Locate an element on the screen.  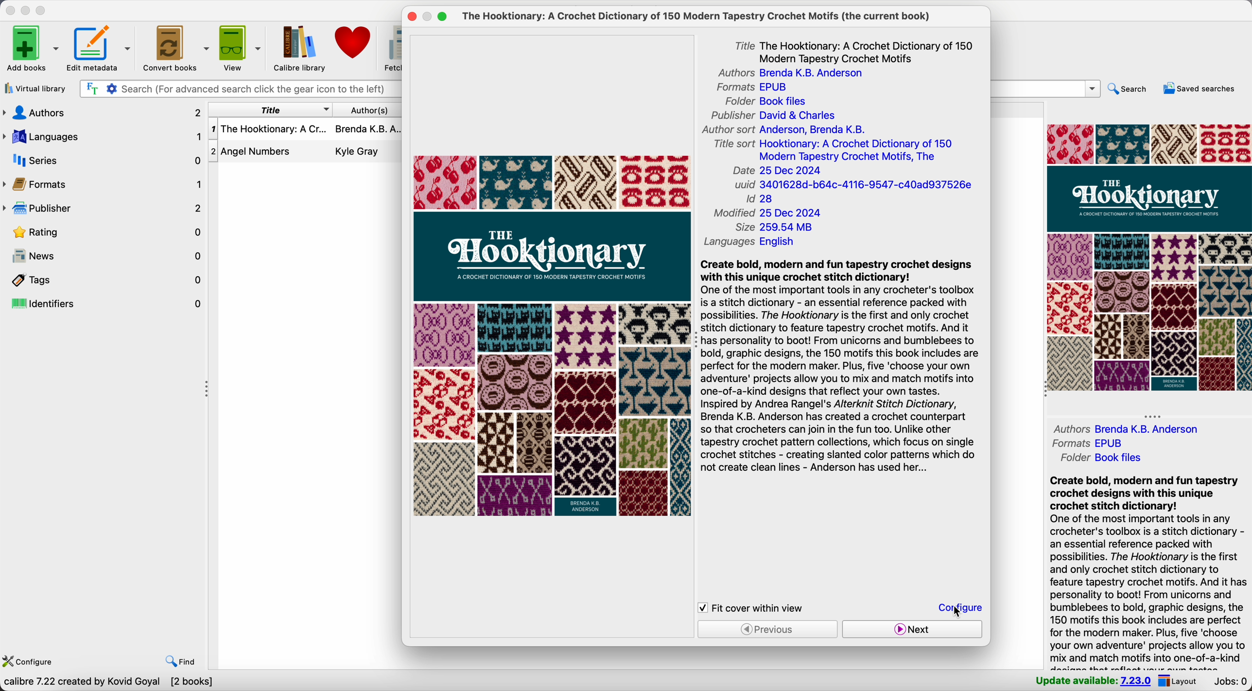
modified is located at coordinates (767, 213).